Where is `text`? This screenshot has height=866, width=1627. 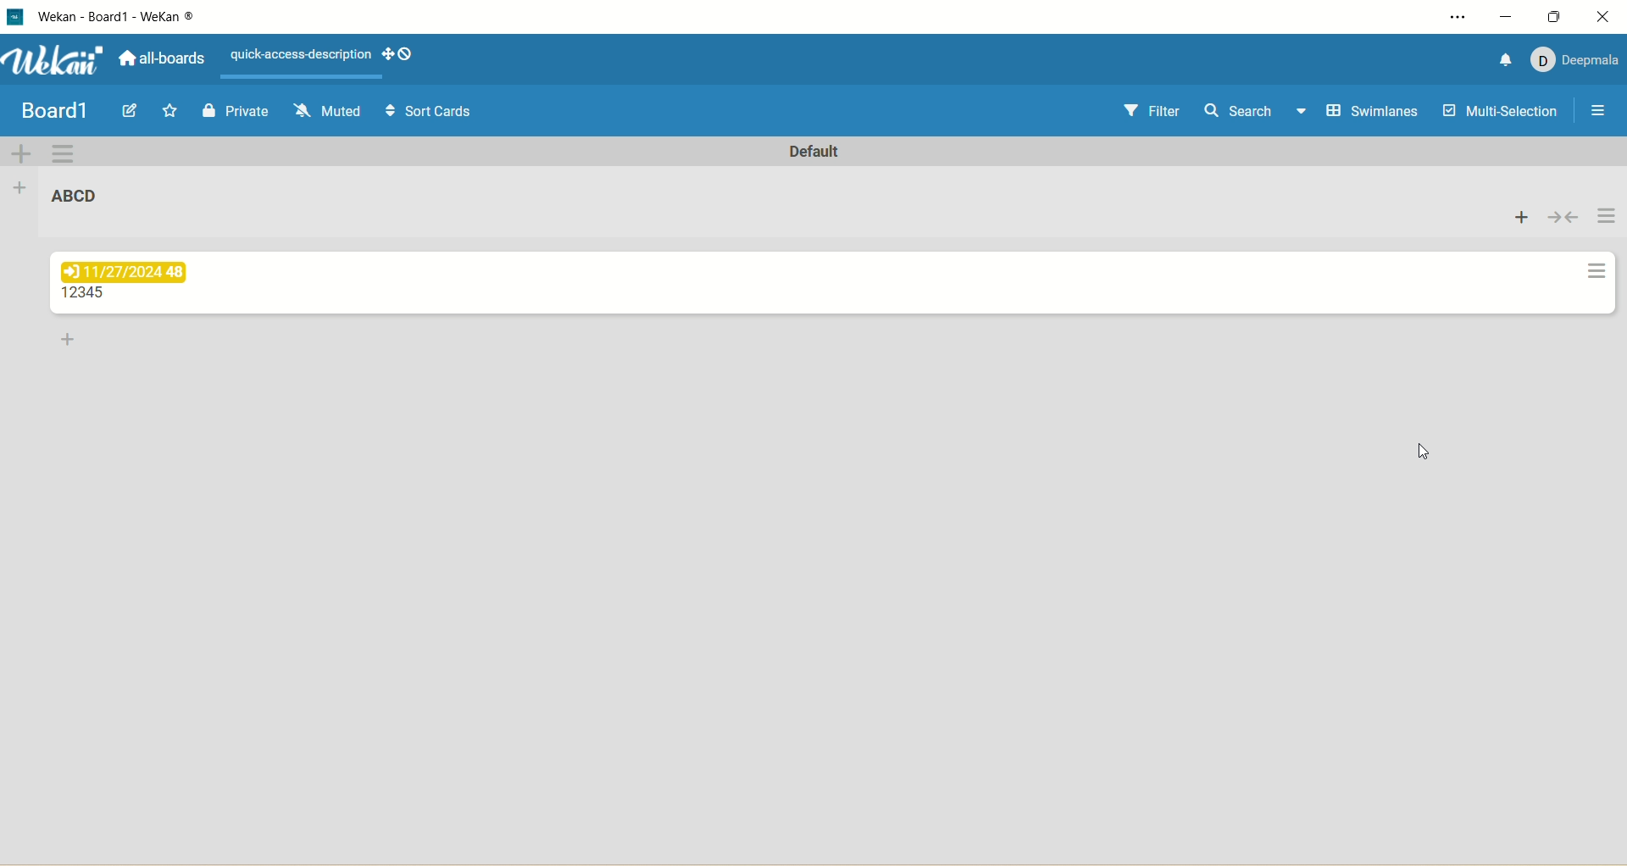
text is located at coordinates (301, 55).